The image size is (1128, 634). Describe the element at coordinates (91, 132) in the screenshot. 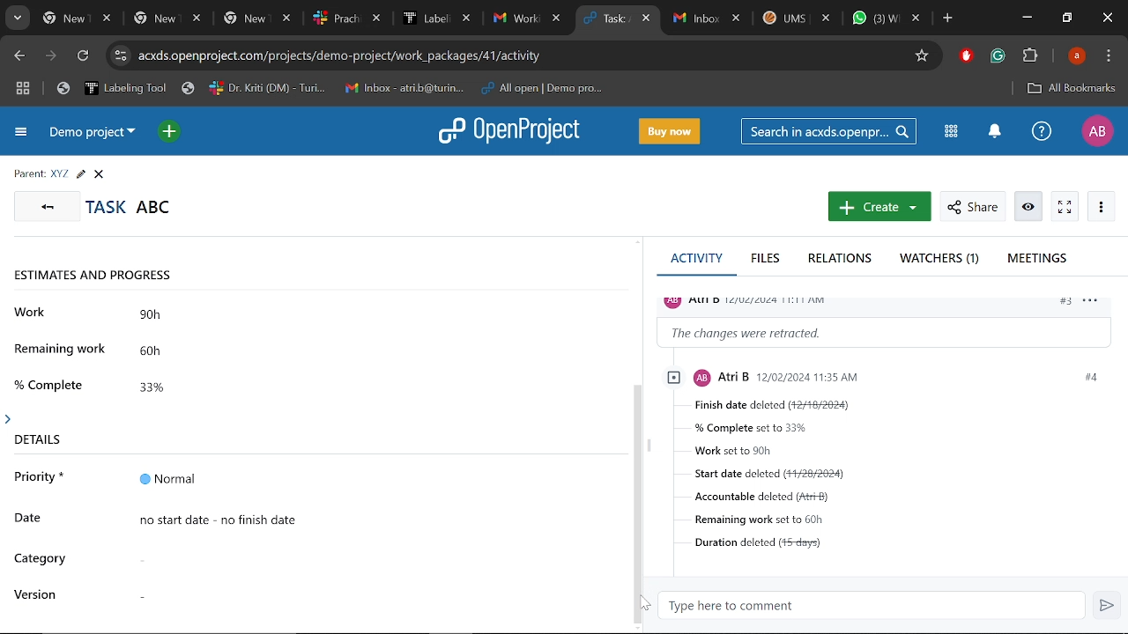

I see `Current project` at that location.